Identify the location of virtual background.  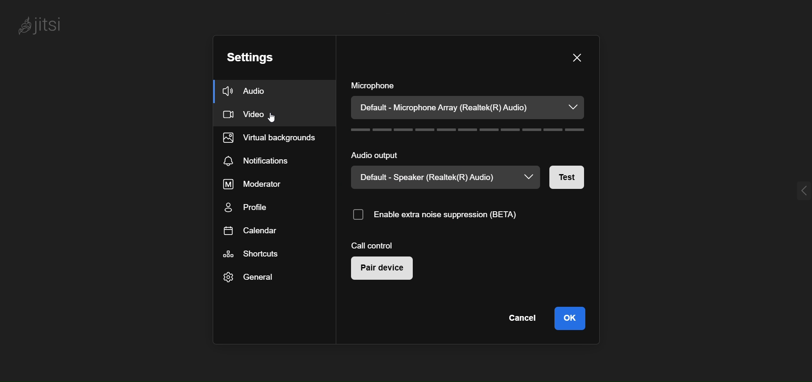
(274, 139).